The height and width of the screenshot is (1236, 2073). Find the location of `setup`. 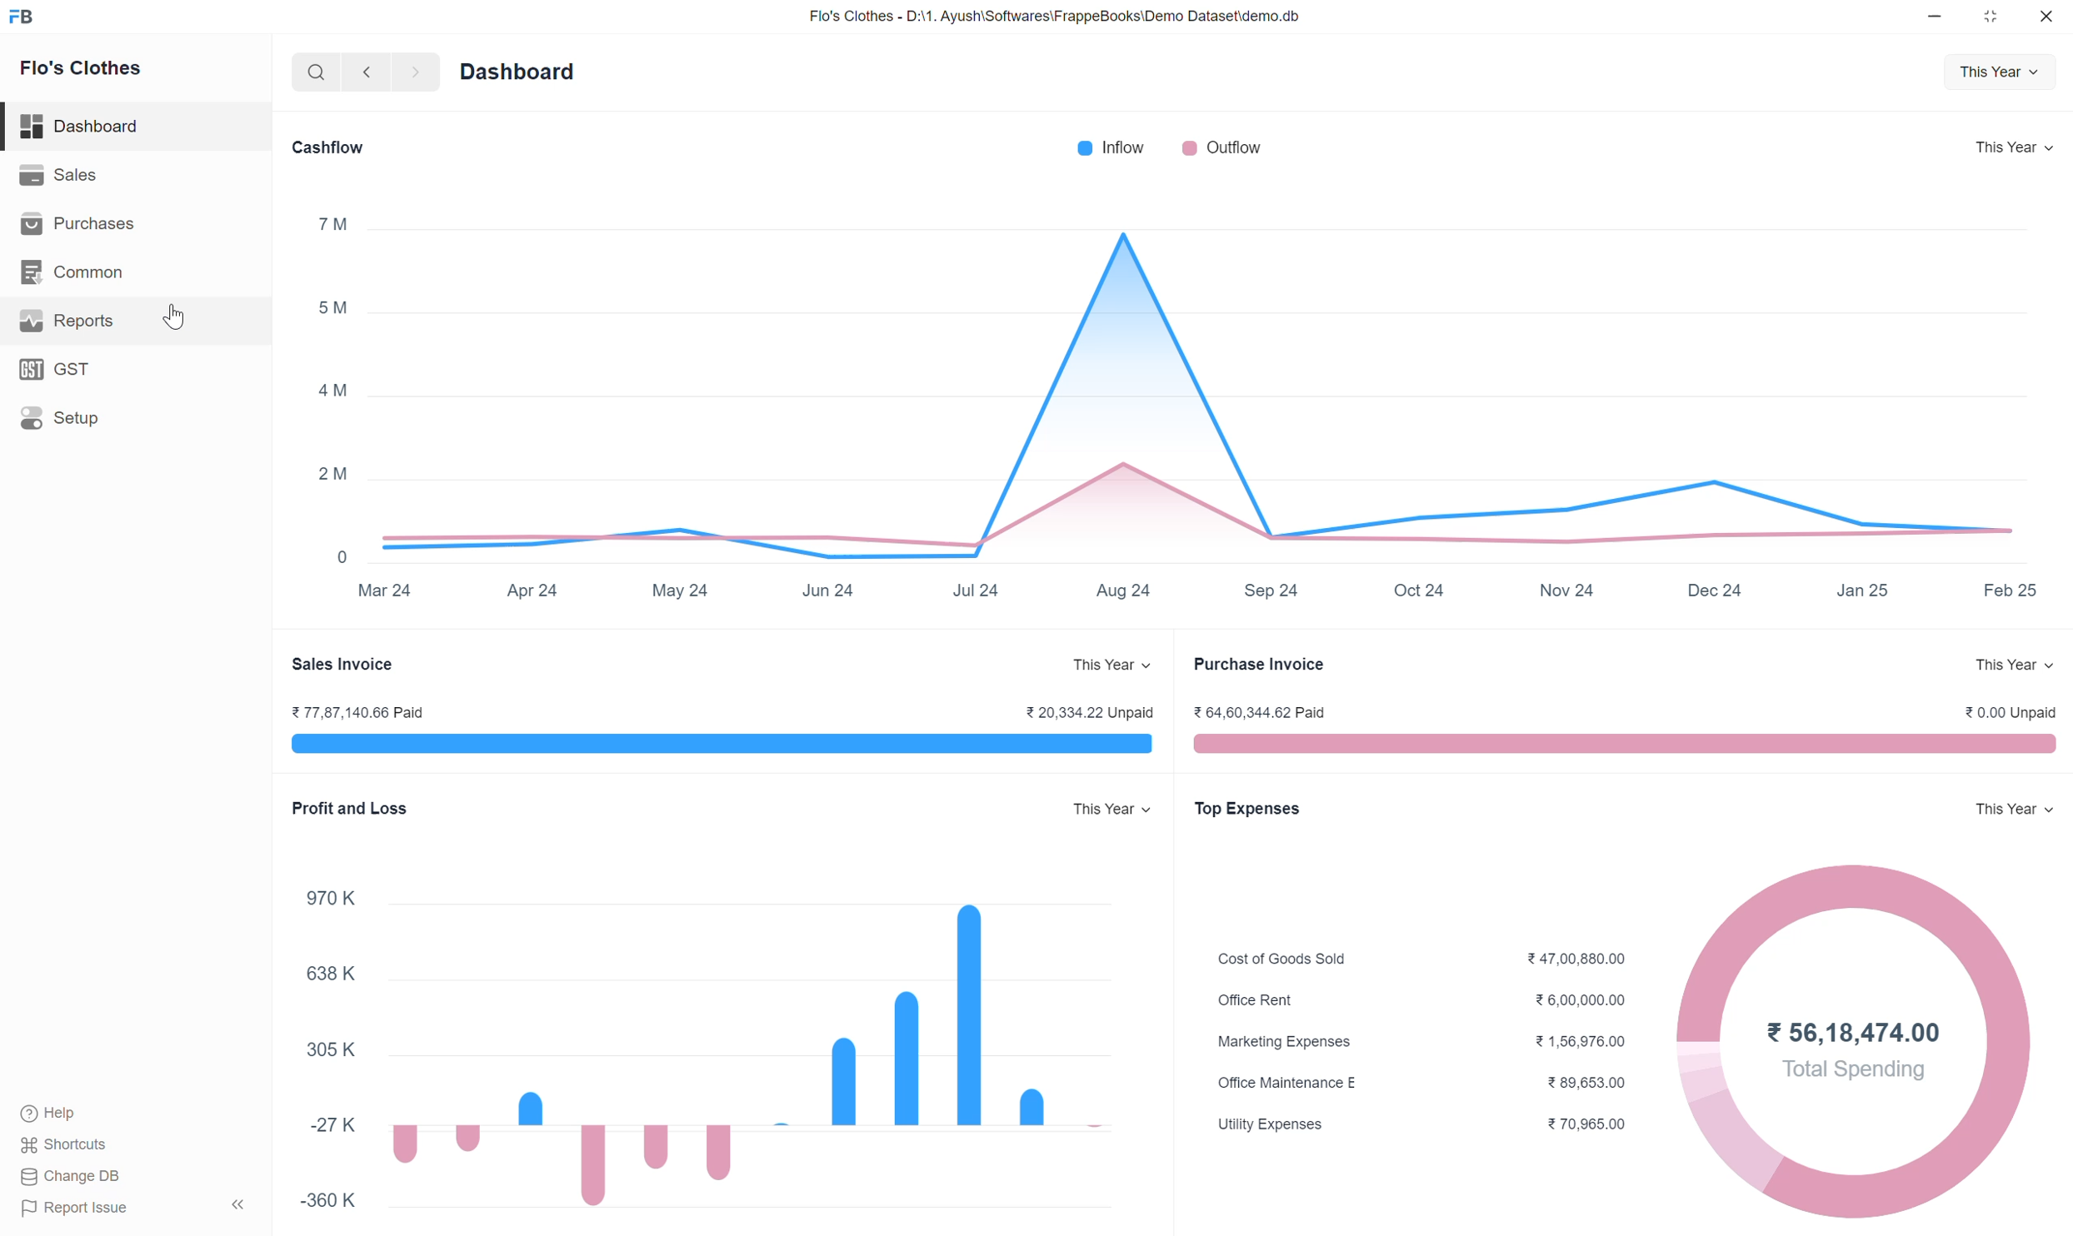

setup is located at coordinates (137, 419).